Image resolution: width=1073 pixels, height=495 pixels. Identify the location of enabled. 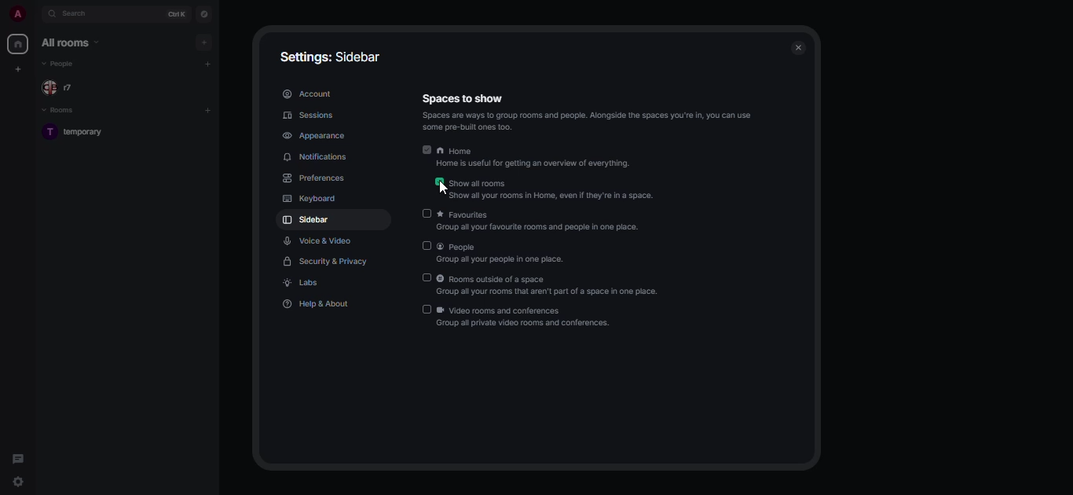
(438, 181).